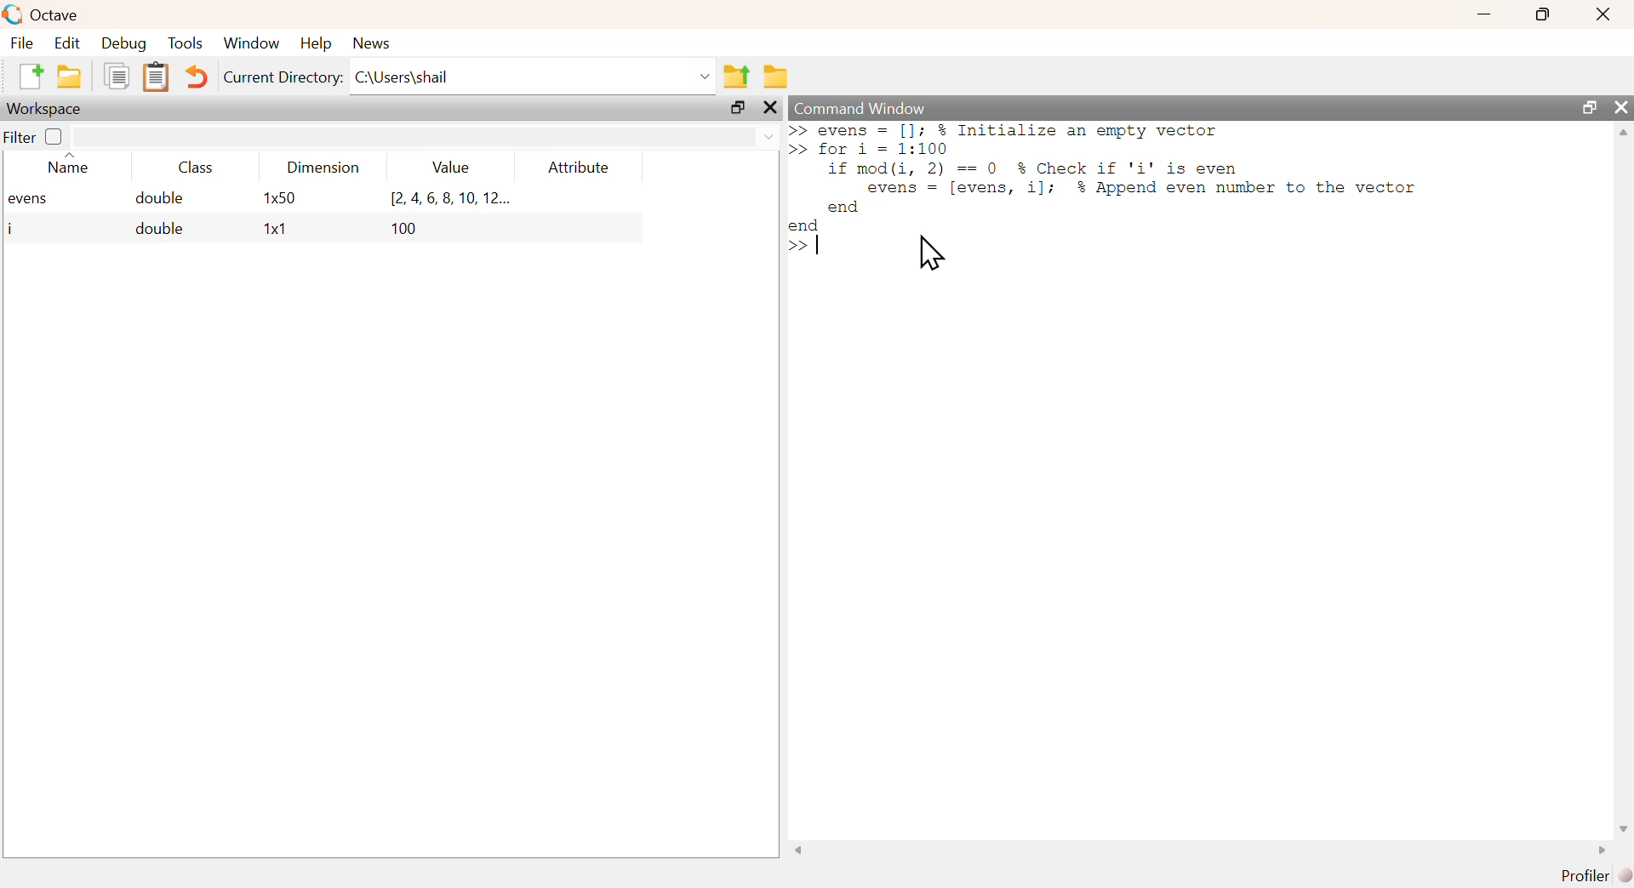  Describe the element at coordinates (1589, 109) in the screenshot. I see `maximize` at that location.